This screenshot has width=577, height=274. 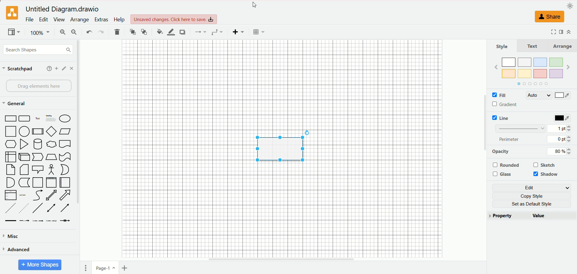 What do you see at coordinates (499, 96) in the screenshot?
I see `fill` at bounding box center [499, 96].